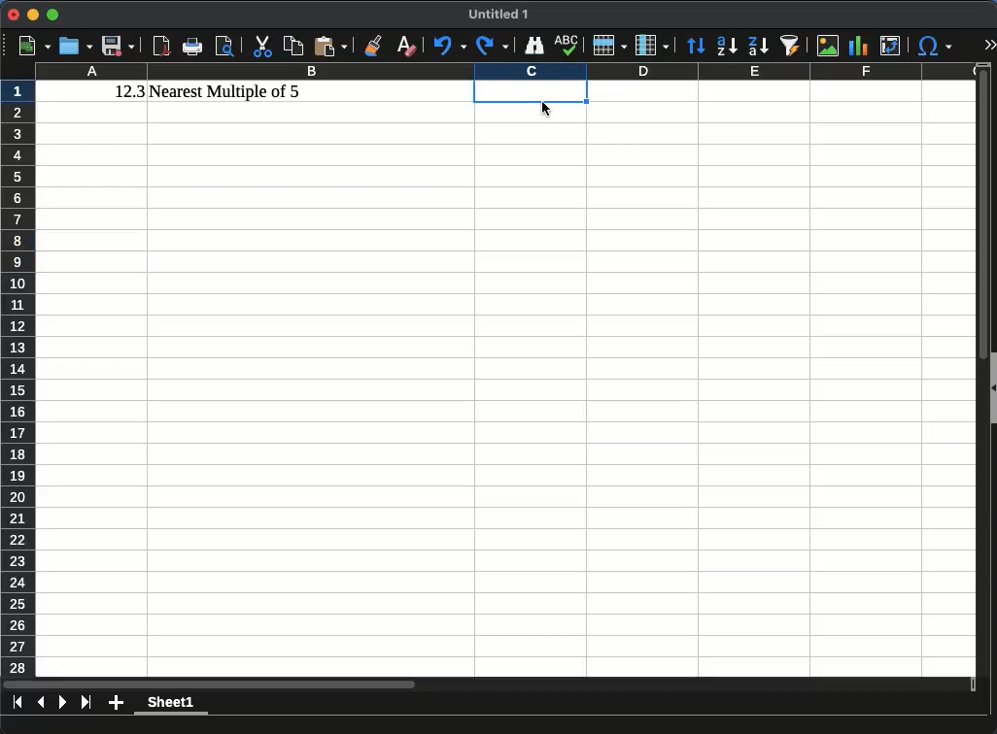 The height and width of the screenshot is (734, 997). What do you see at coordinates (789, 45) in the screenshot?
I see `autofilter` at bounding box center [789, 45].